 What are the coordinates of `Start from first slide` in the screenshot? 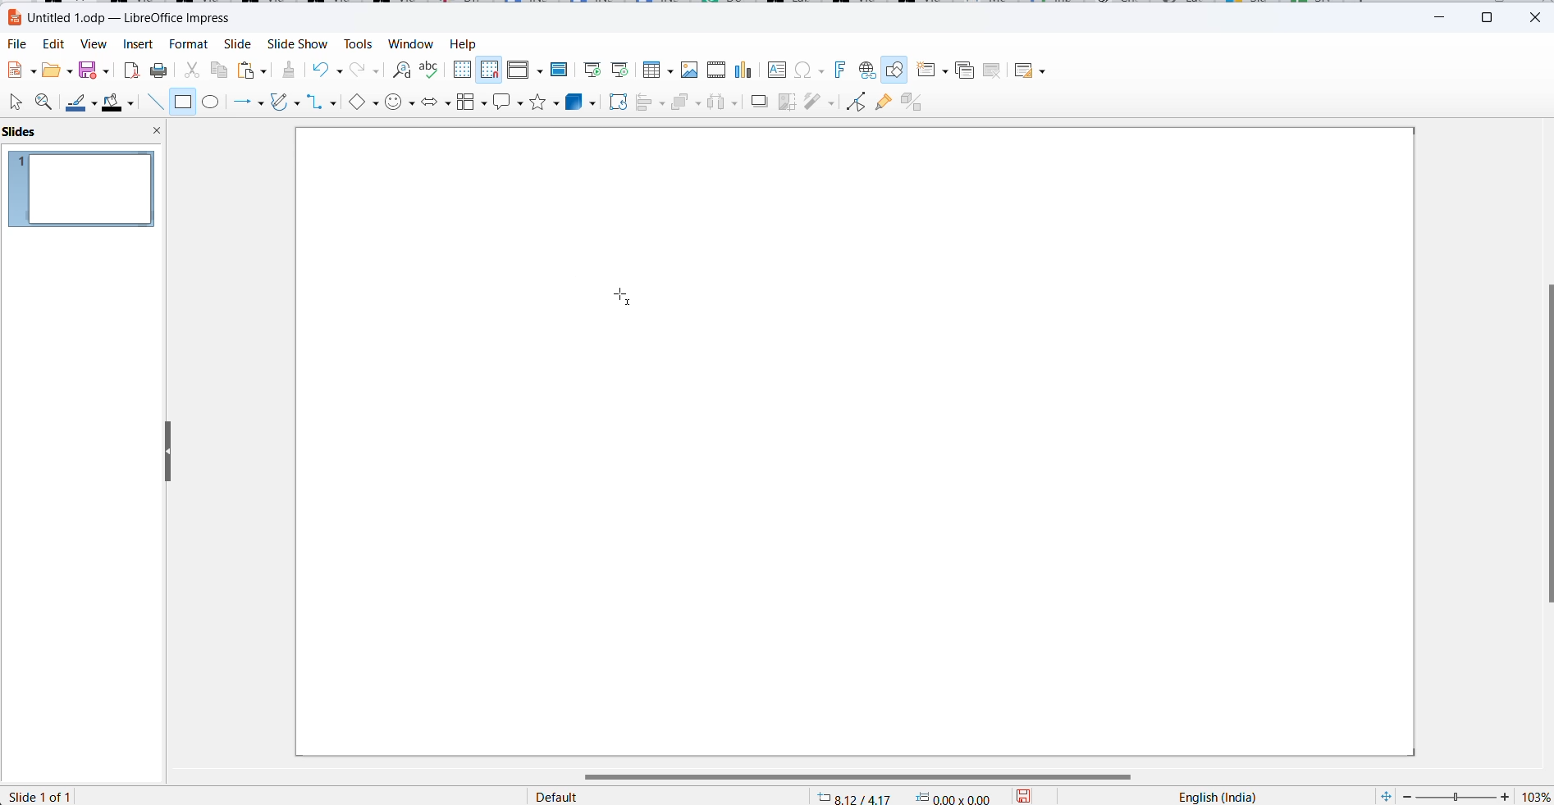 It's located at (593, 68).